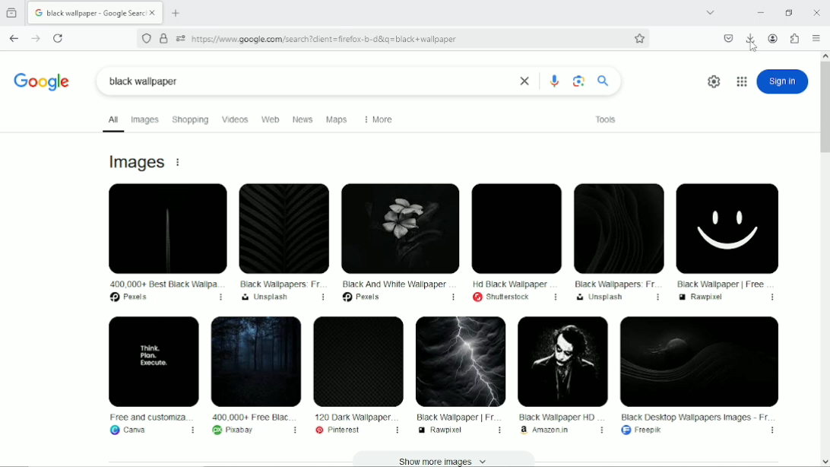  I want to click on Go forward, so click(36, 37).